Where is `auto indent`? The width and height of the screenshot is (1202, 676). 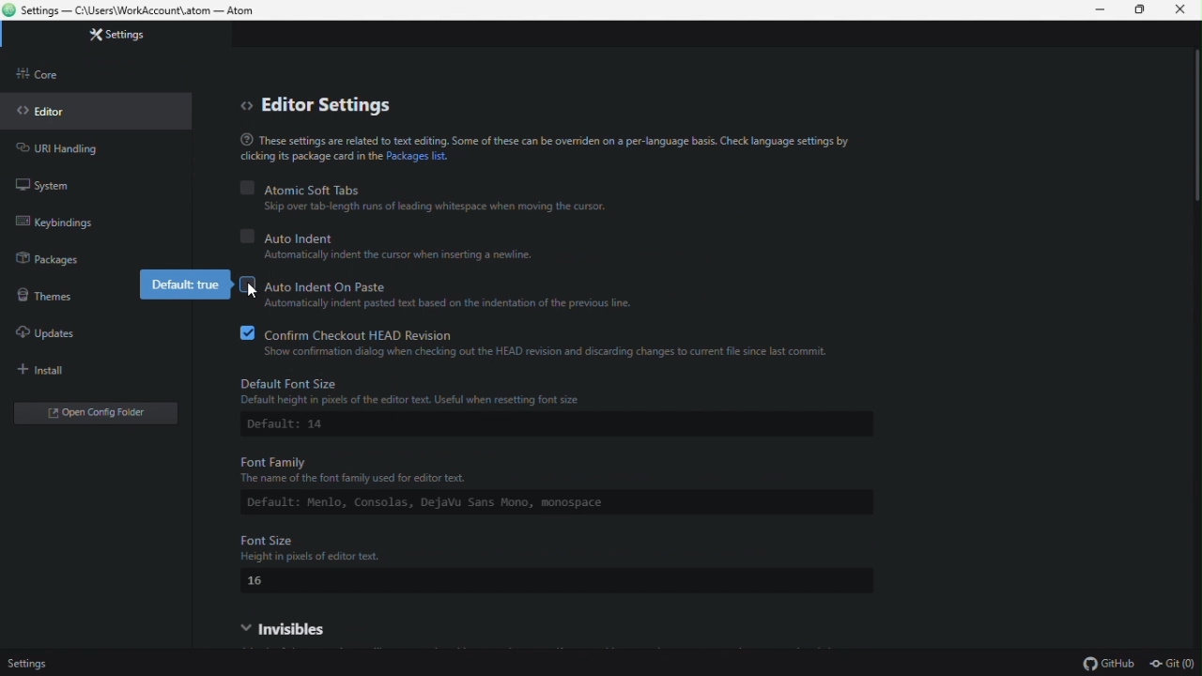 auto indent is located at coordinates (408, 236).